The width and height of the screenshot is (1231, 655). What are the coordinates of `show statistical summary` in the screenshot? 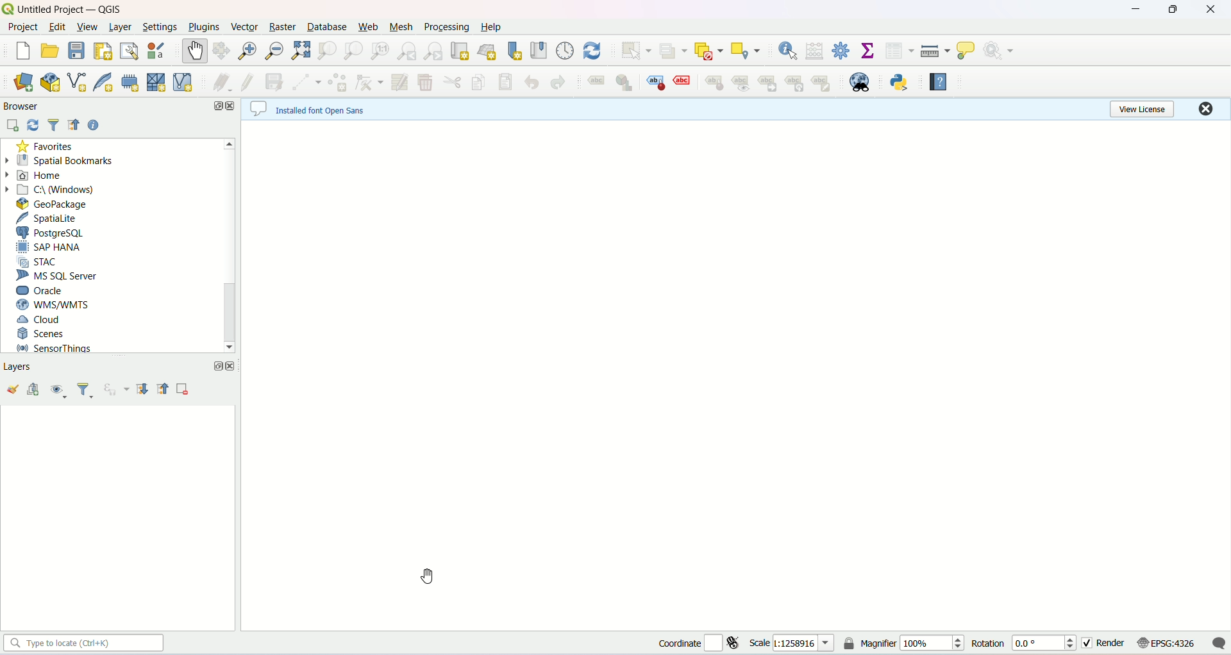 It's located at (867, 51).